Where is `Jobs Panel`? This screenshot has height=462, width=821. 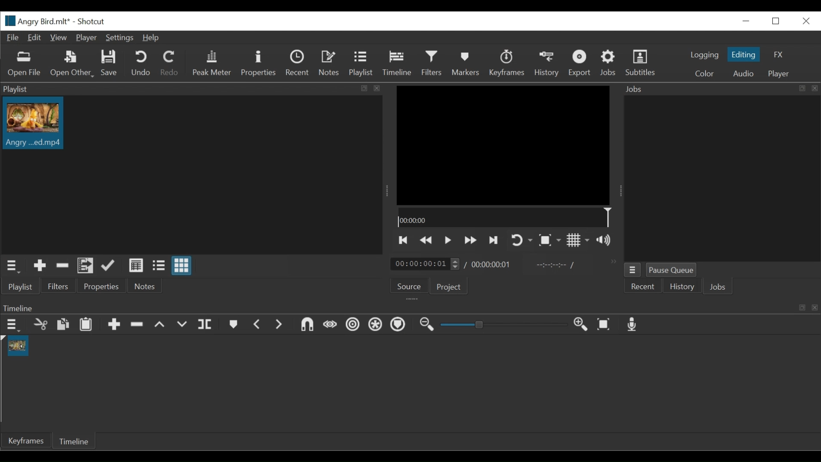
Jobs Panel is located at coordinates (721, 178).